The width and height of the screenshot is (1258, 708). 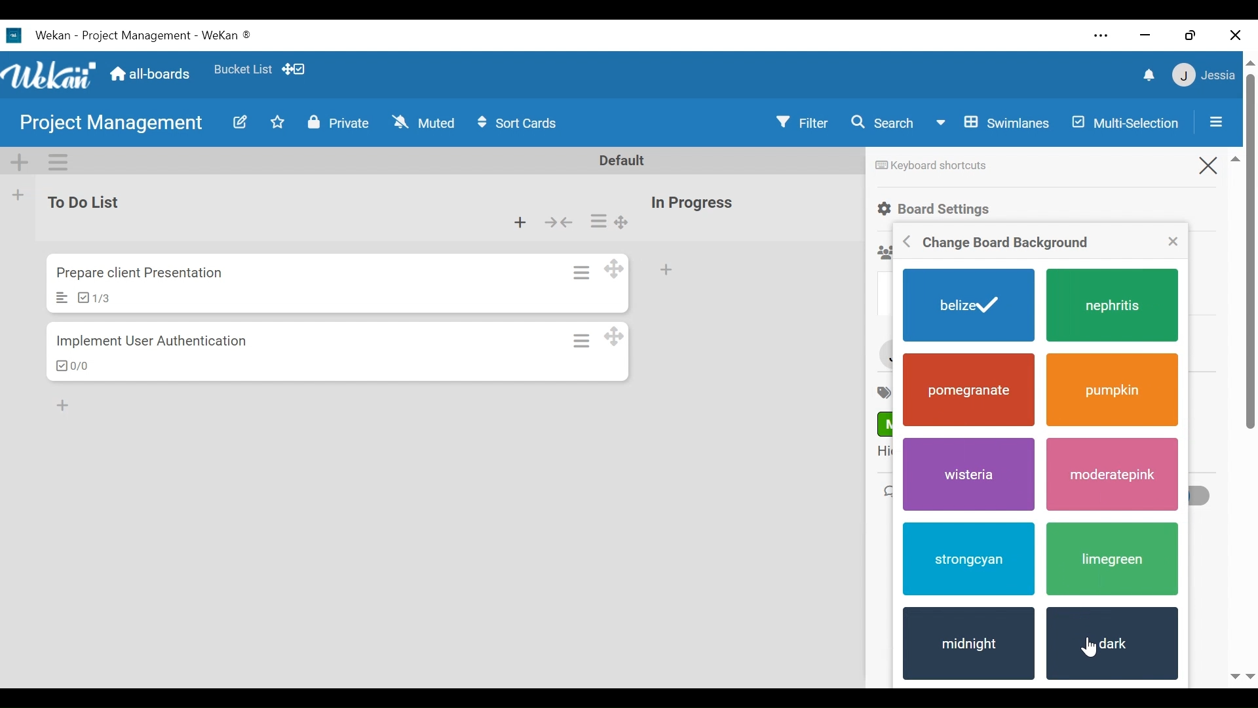 I want to click on beliez, so click(x=969, y=306).